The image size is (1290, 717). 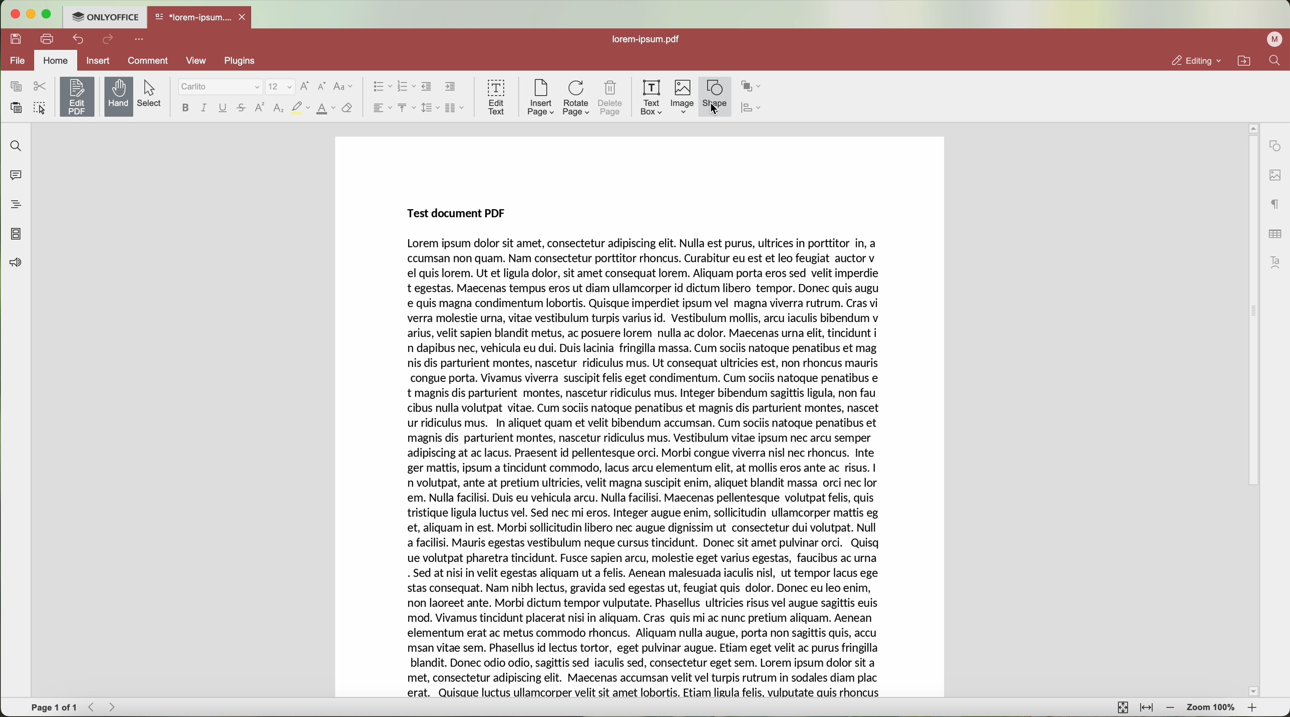 What do you see at coordinates (17, 108) in the screenshot?
I see `paste` at bounding box center [17, 108].